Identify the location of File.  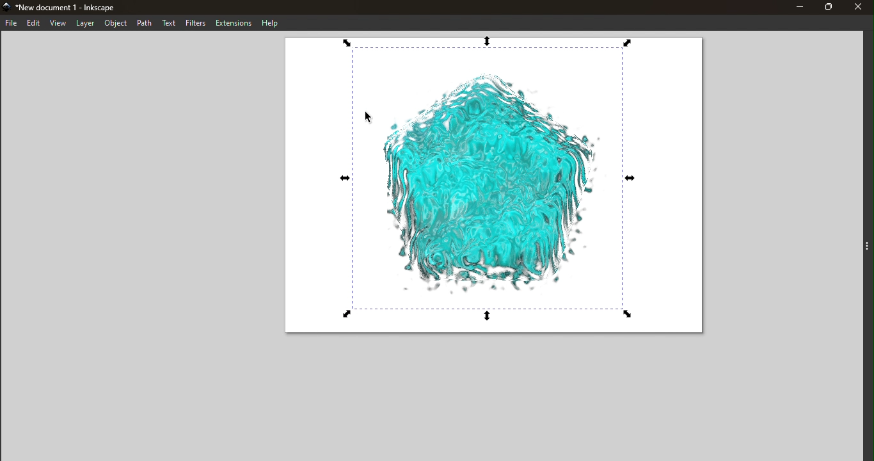
(11, 22).